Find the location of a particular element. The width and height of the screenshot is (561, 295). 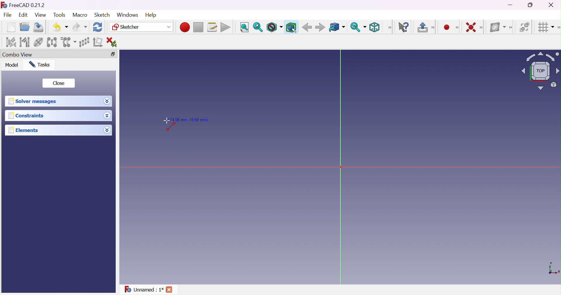

Sketch is located at coordinates (103, 15).